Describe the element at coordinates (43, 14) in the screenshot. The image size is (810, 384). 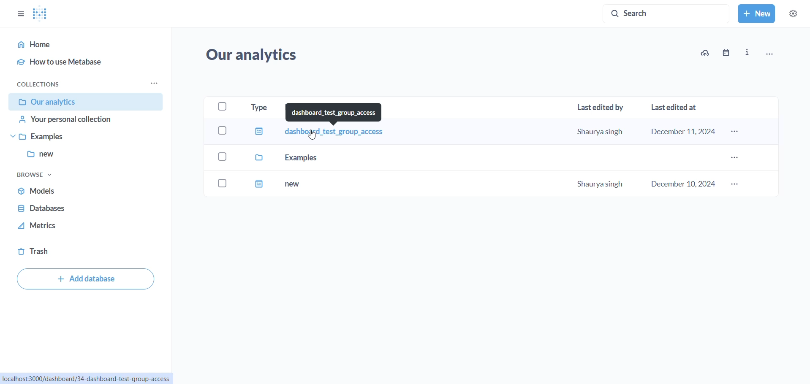
I see `metabase Logo` at that location.